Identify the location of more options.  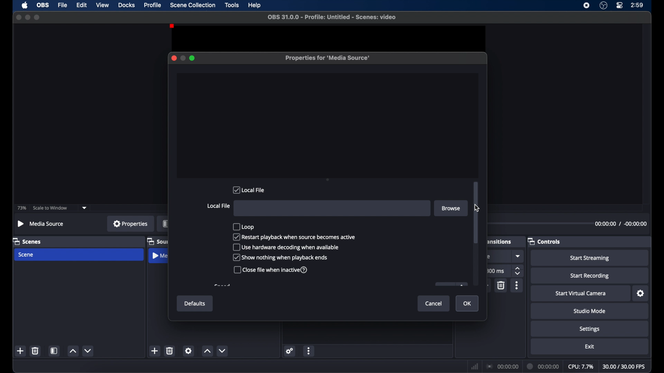
(517, 286).